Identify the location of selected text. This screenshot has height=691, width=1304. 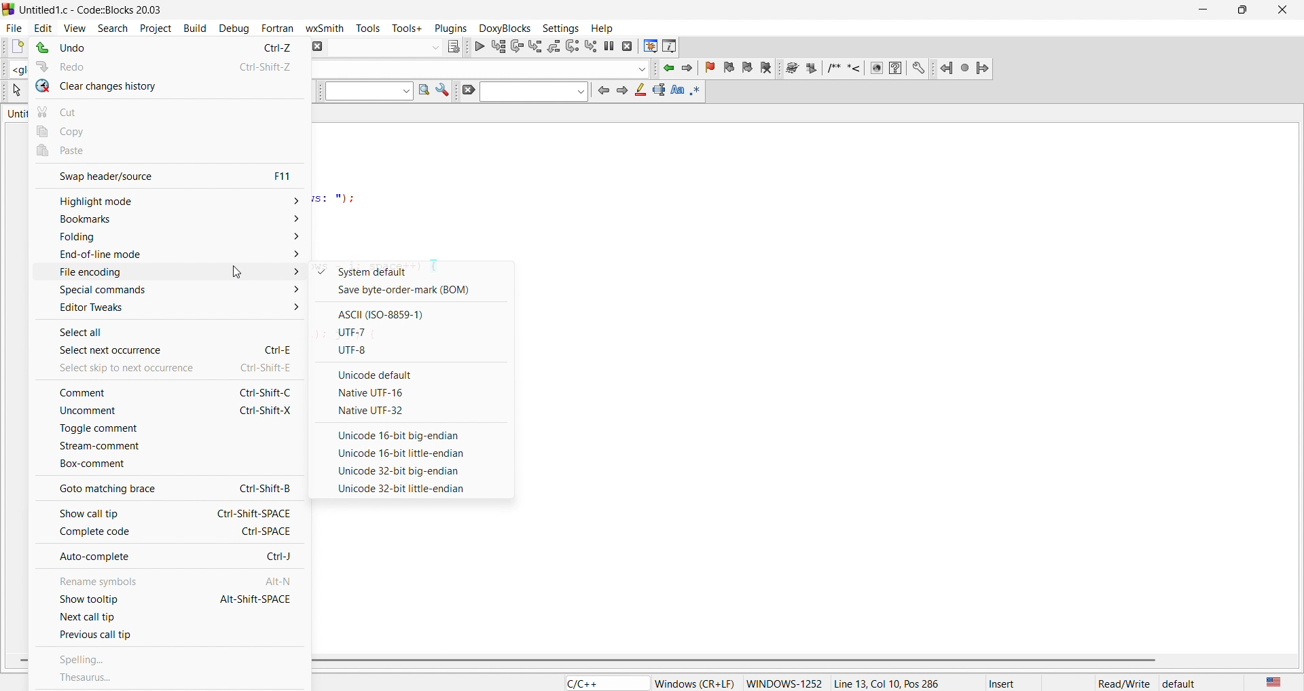
(658, 91).